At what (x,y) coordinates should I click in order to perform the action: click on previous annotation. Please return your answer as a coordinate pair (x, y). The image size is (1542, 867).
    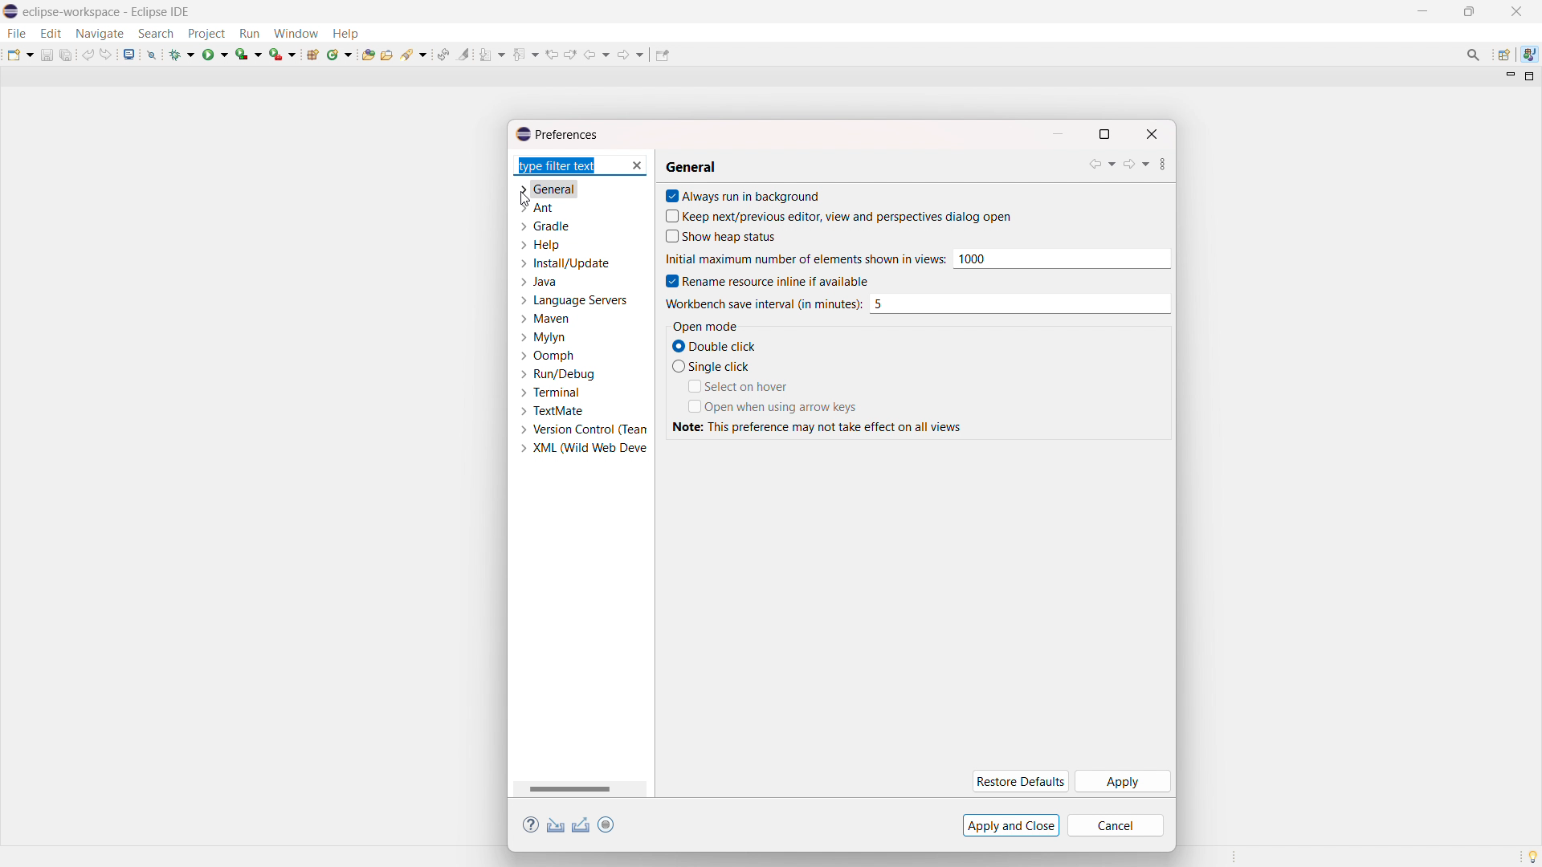
    Looking at the image, I should click on (525, 54).